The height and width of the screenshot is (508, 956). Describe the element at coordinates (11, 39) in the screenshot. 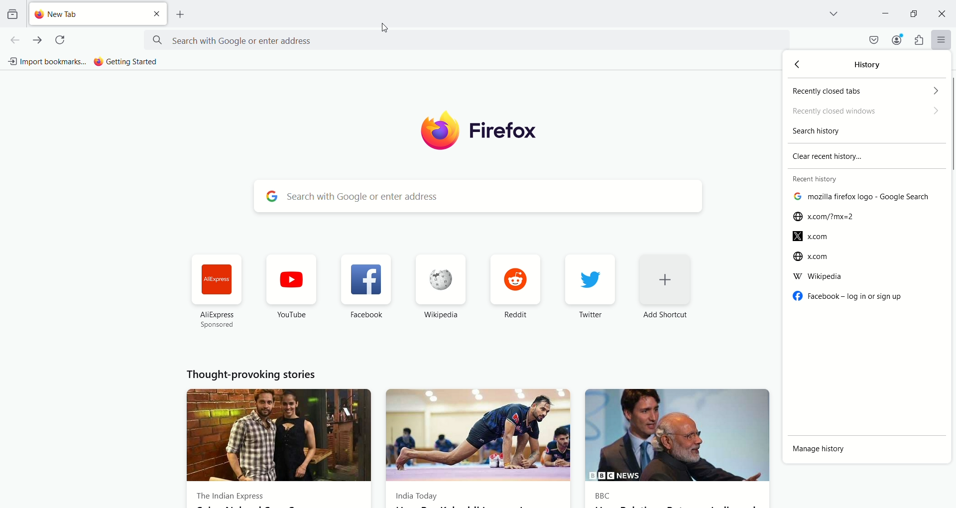

I see `go back one page` at that location.